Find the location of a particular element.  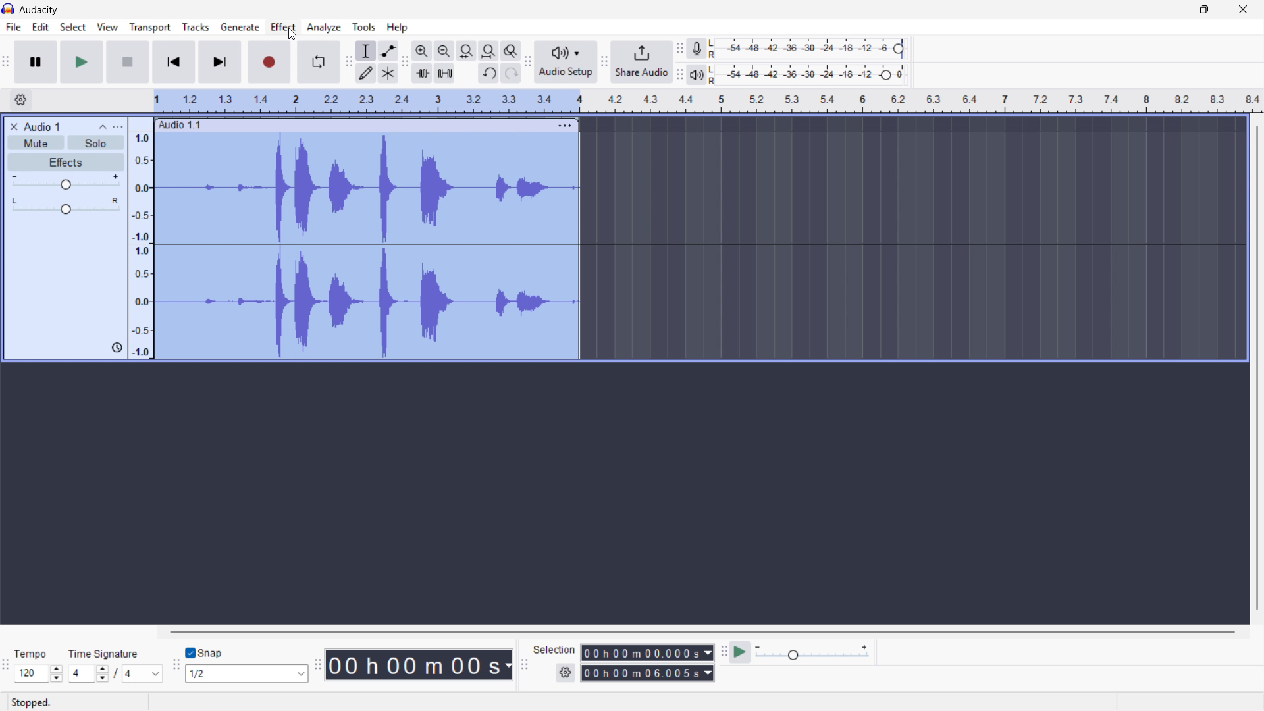

Skip to start  is located at coordinates (173, 62).